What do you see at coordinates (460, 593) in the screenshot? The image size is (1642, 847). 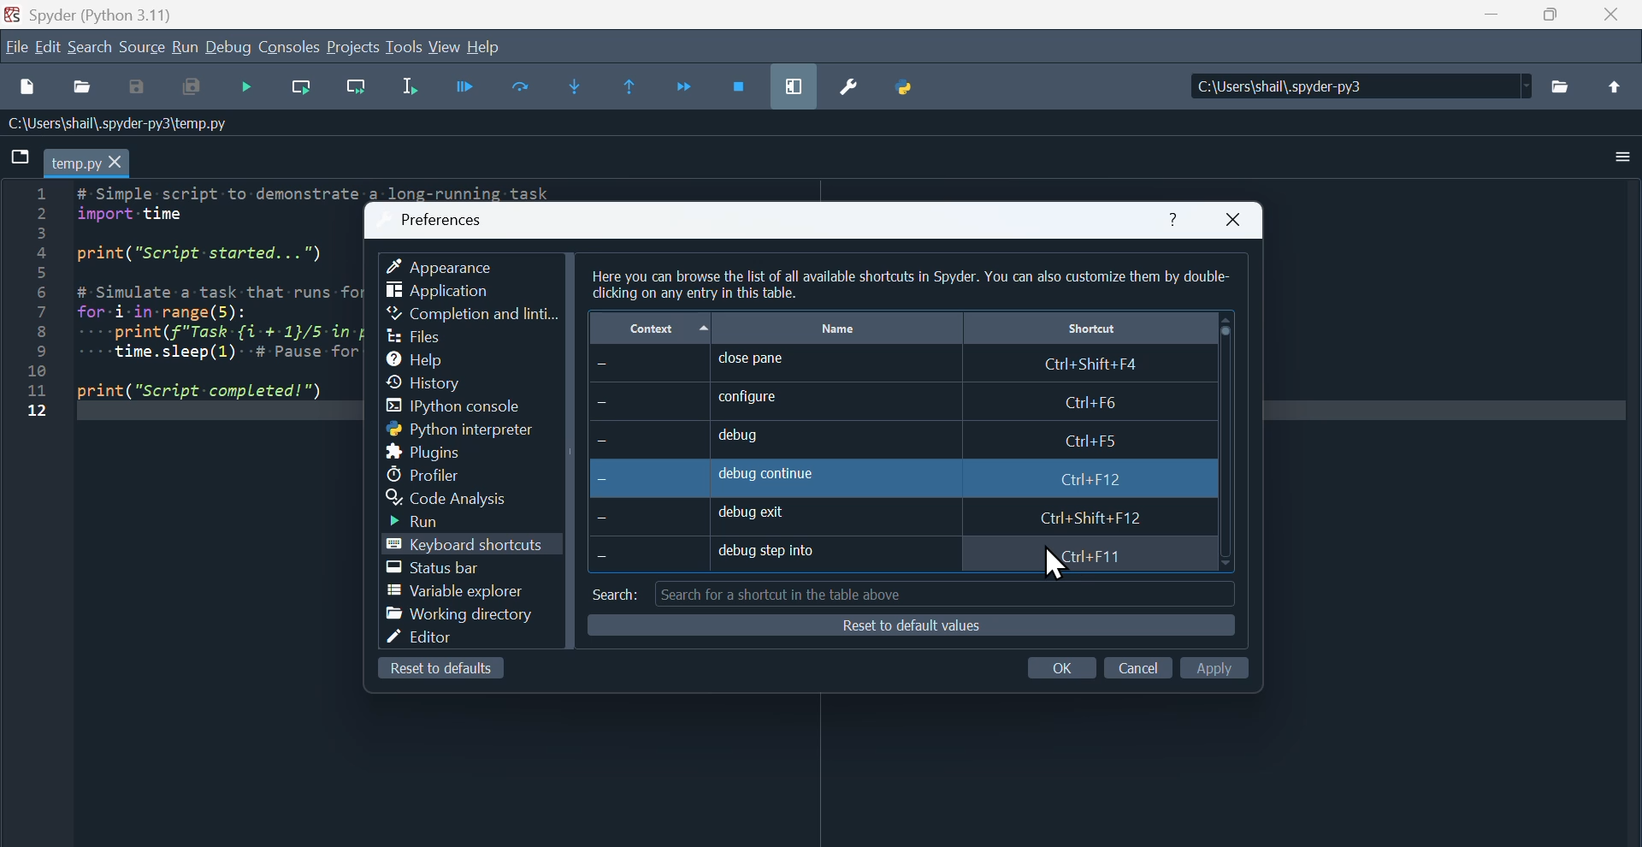 I see `Variable explorer` at bounding box center [460, 593].